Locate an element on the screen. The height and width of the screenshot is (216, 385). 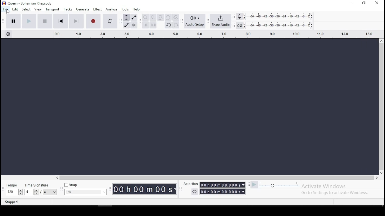
00h00M00s is located at coordinates (144, 189).